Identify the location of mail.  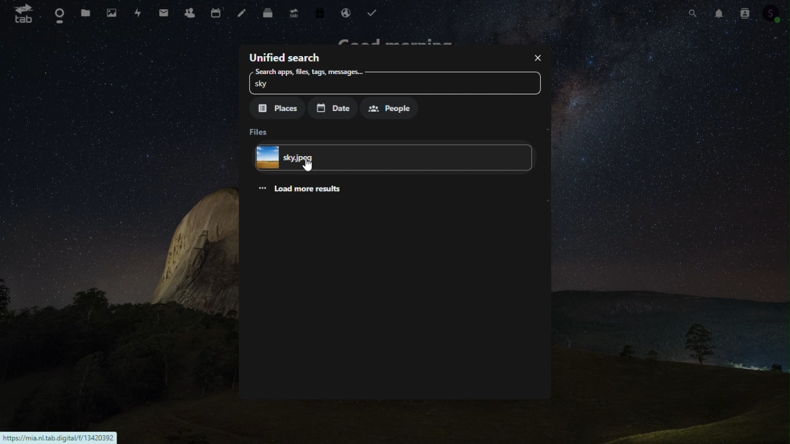
(164, 12).